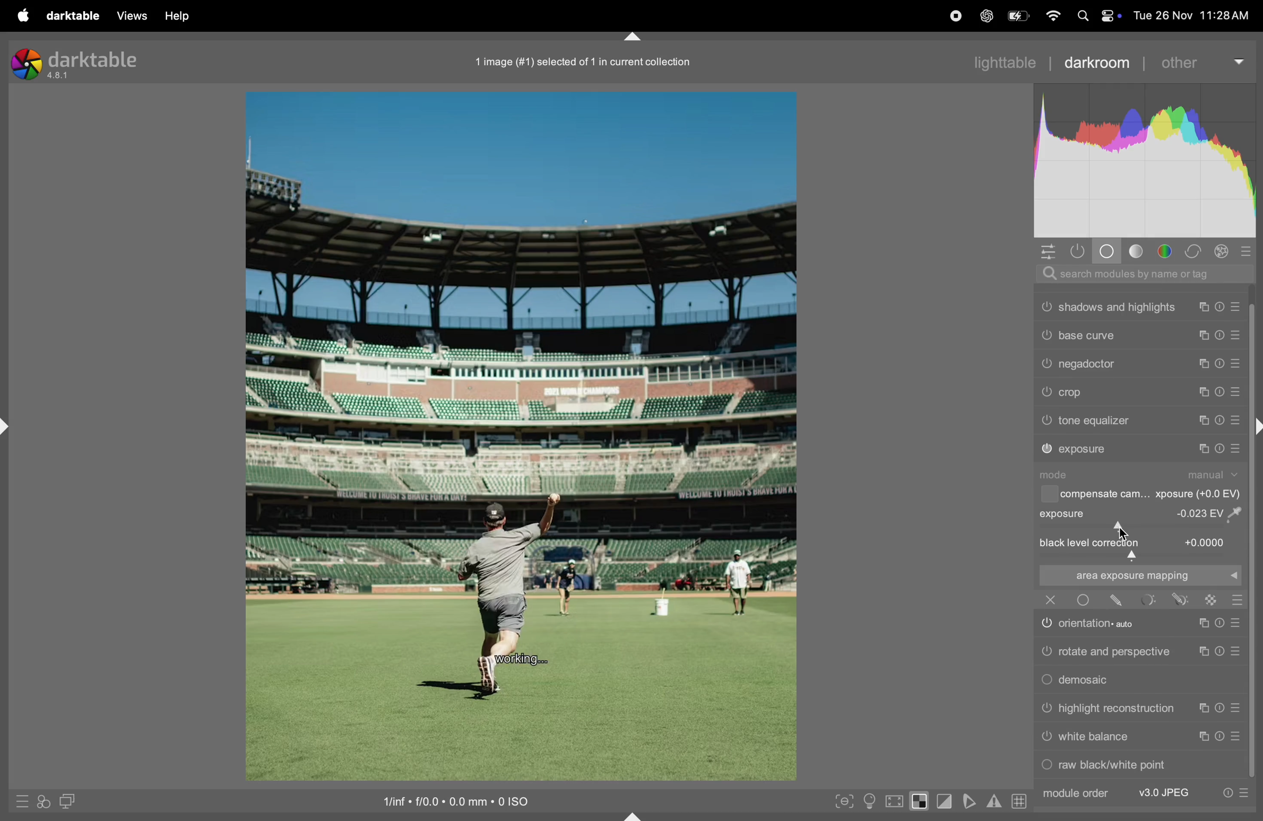  What do you see at coordinates (1204, 336) in the screenshot?
I see `copy` at bounding box center [1204, 336].